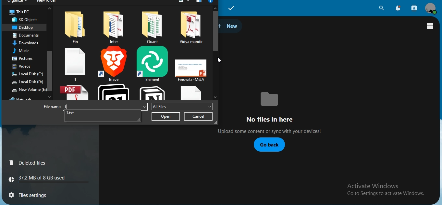 This screenshot has height=205, width=442. What do you see at coordinates (23, 28) in the screenshot?
I see `desktop` at bounding box center [23, 28].